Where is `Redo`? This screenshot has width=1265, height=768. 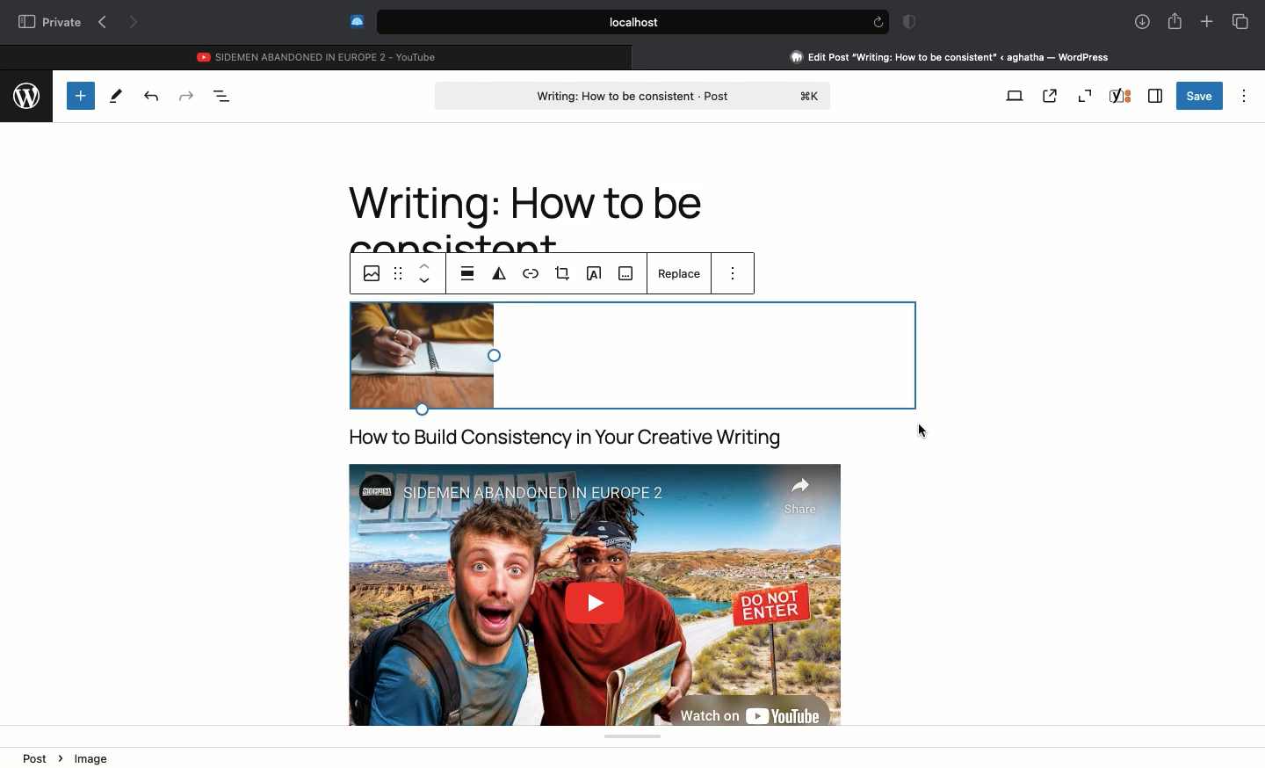 Redo is located at coordinates (186, 96).